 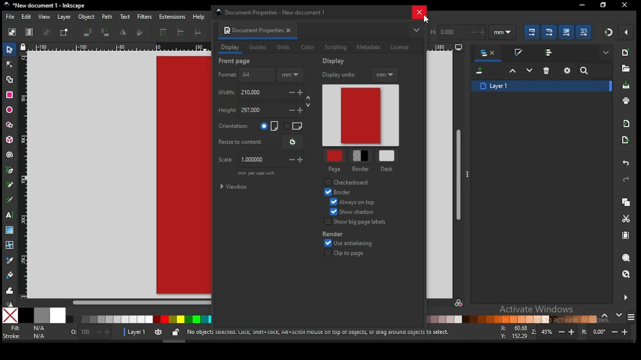 I want to click on metadata, so click(x=369, y=47).